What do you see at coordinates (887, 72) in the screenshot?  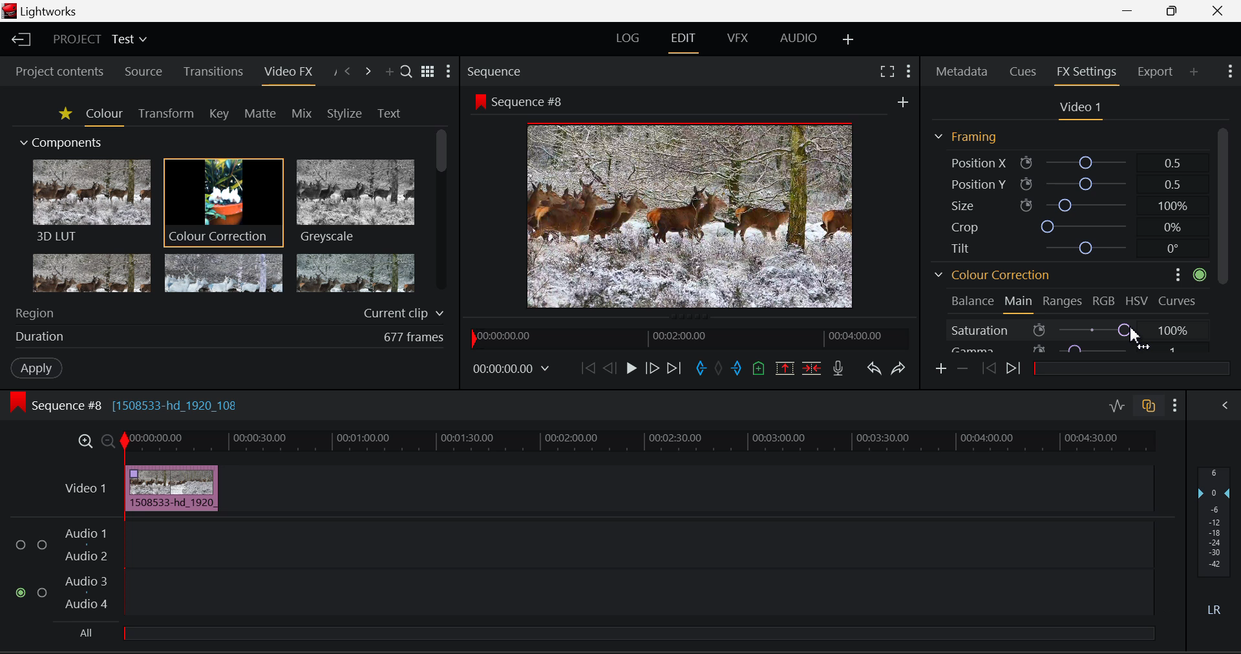 I see `Full Screen` at bounding box center [887, 72].